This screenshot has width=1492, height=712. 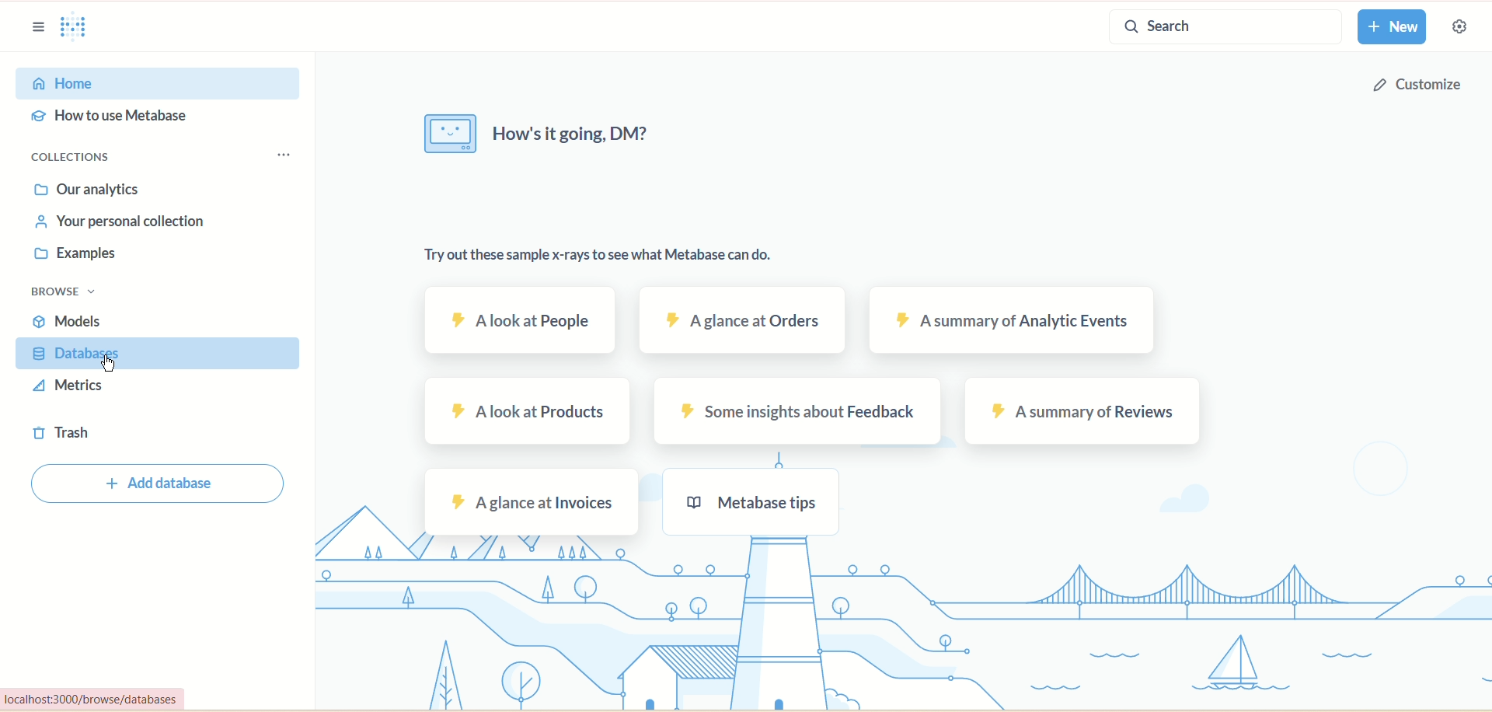 What do you see at coordinates (110, 365) in the screenshot?
I see `cursor` at bounding box center [110, 365].